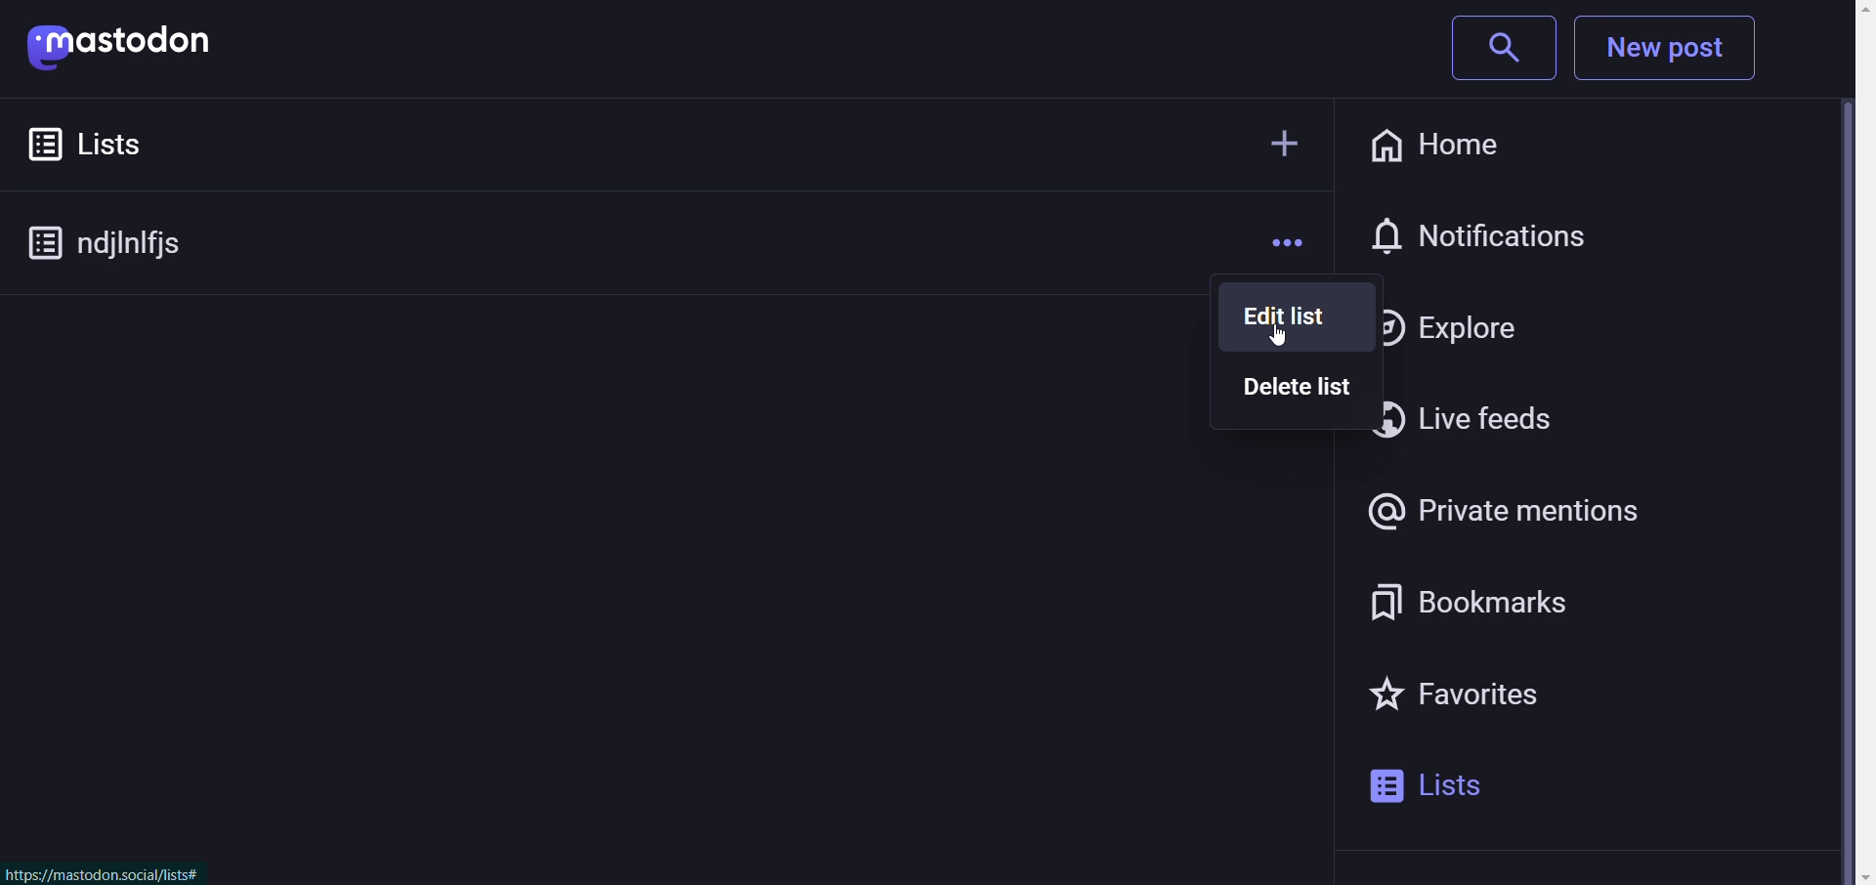  What do you see at coordinates (1493, 48) in the screenshot?
I see `search` at bounding box center [1493, 48].